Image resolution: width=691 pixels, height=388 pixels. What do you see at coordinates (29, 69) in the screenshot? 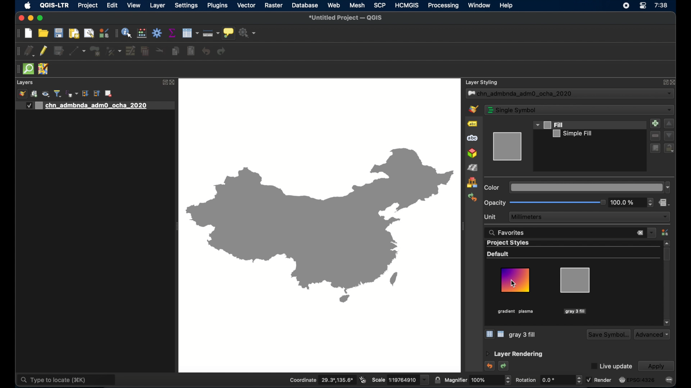
I see `quick osm` at bounding box center [29, 69].